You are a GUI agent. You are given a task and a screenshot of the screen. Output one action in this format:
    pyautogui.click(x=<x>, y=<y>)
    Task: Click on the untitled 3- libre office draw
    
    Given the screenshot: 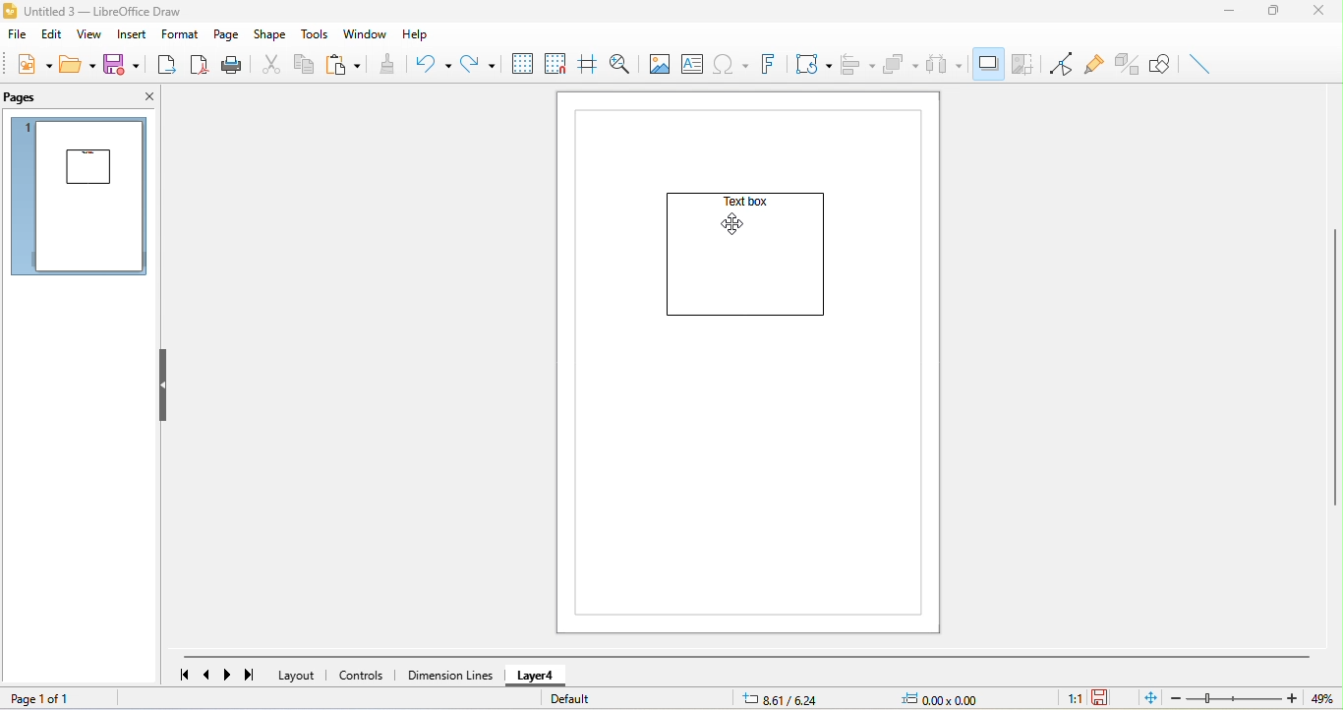 What is the action you would take?
    pyautogui.click(x=109, y=10)
    